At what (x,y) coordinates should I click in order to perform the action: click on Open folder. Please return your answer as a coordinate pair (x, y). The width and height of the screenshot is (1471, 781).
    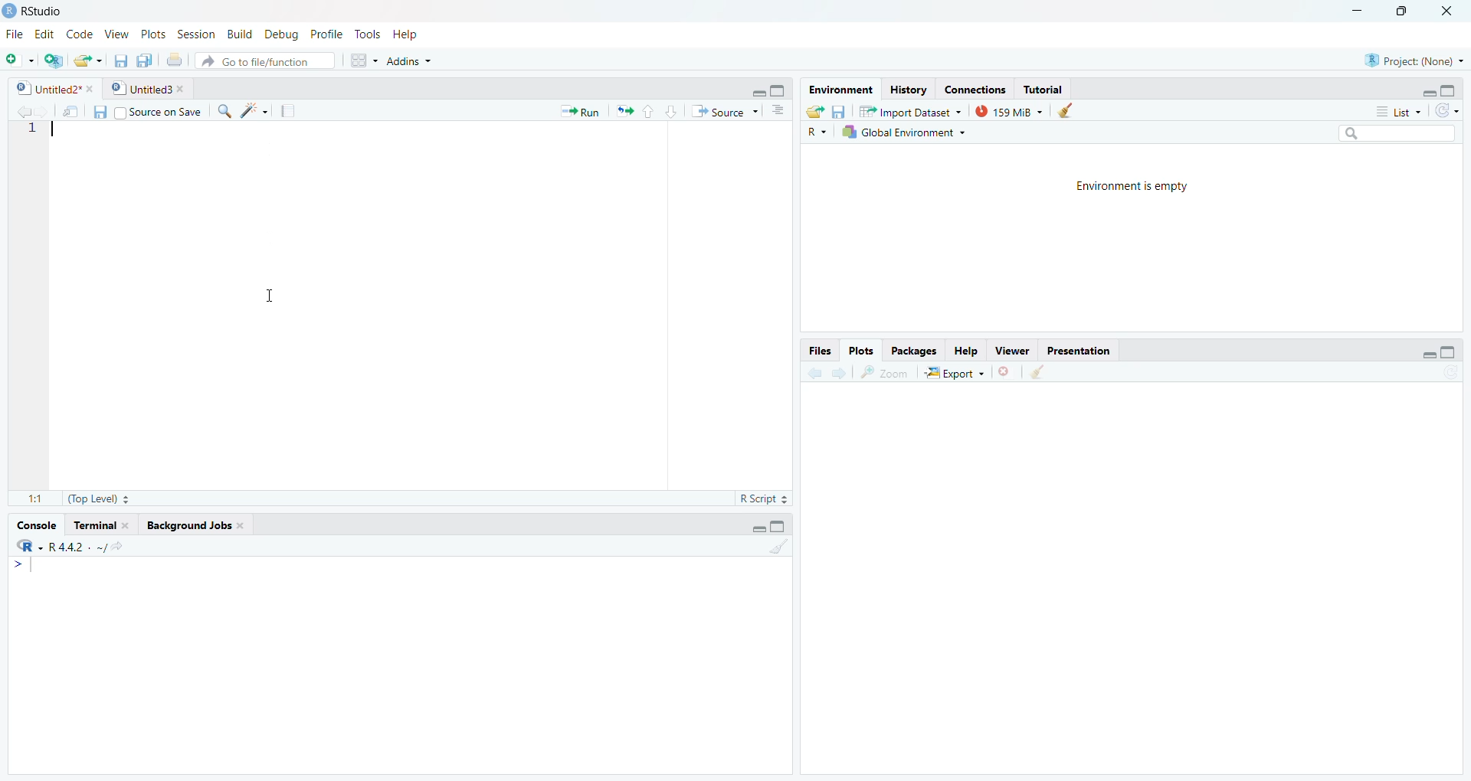
    Looking at the image, I should click on (814, 112).